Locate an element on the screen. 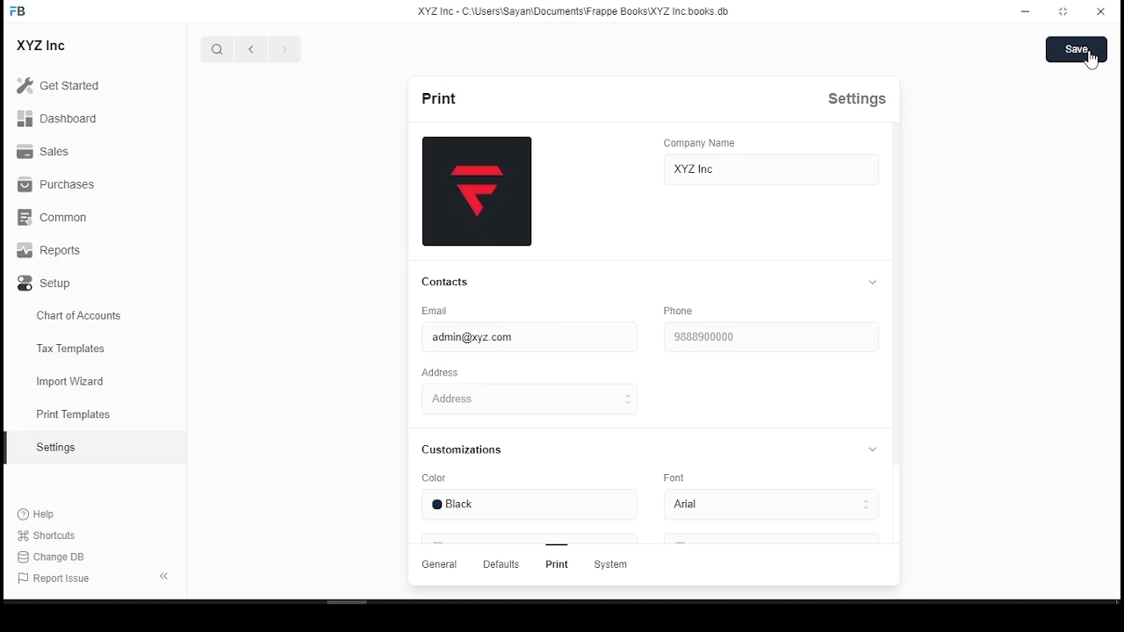  chart of accountes is located at coordinates (83, 316).